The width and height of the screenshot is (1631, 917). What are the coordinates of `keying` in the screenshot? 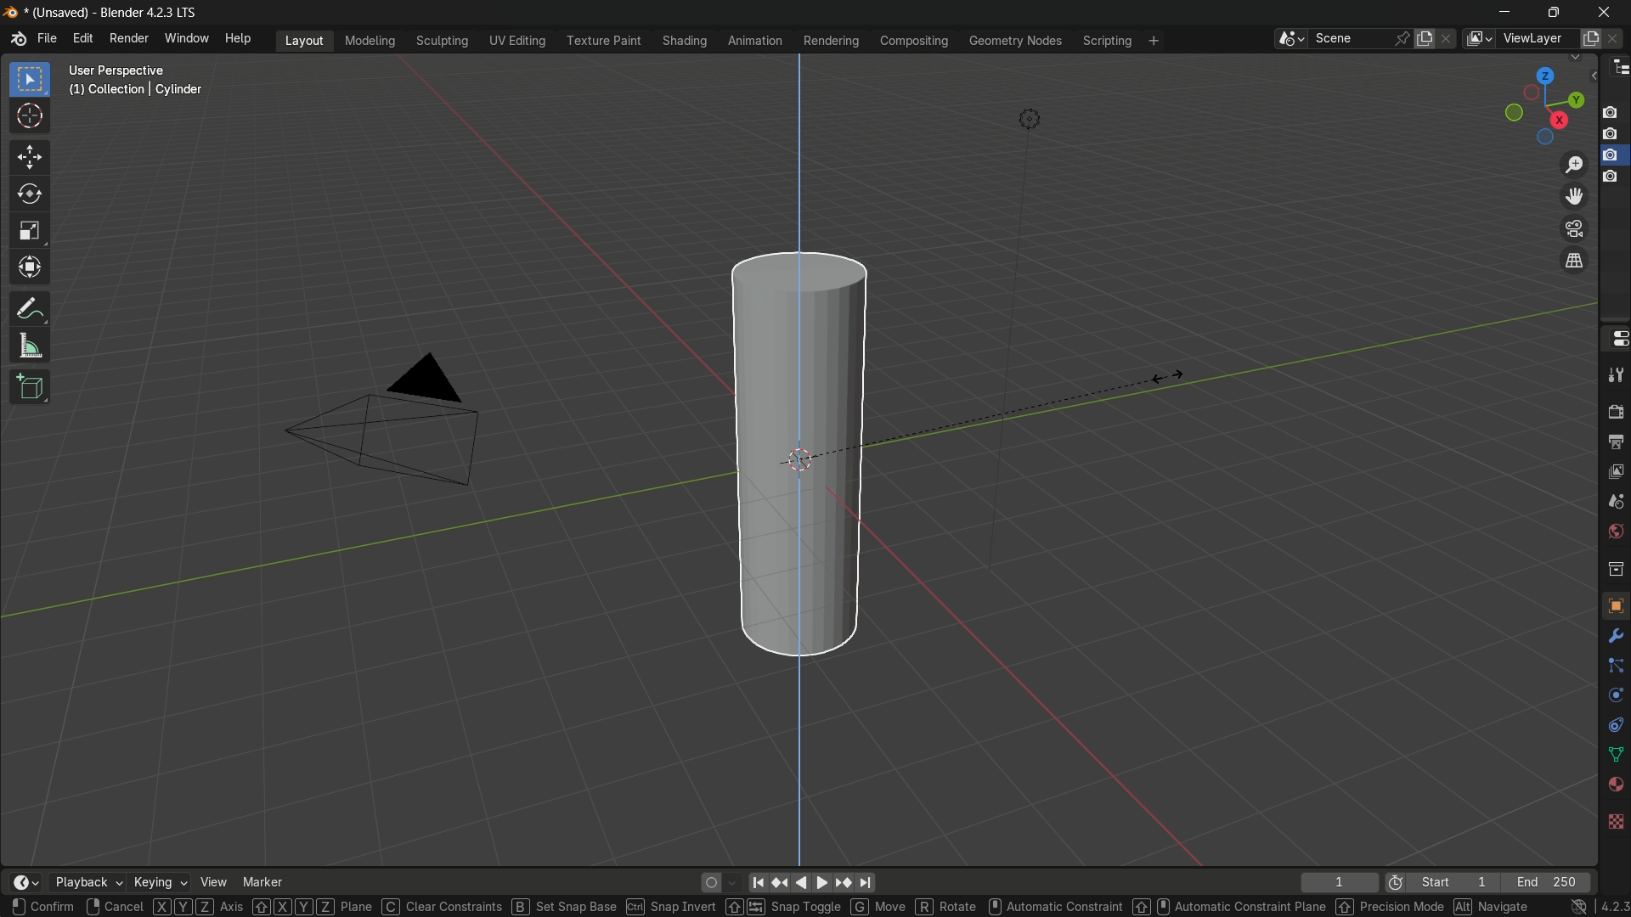 It's located at (161, 882).